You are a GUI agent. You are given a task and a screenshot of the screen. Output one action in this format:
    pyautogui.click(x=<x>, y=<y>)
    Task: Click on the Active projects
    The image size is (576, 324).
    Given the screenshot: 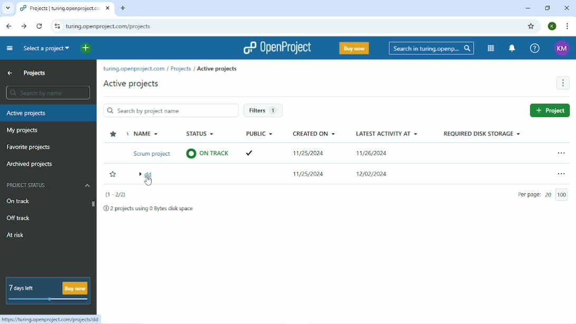 What is the action you would take?
    pyautogui.click(x=217, y=69)
    